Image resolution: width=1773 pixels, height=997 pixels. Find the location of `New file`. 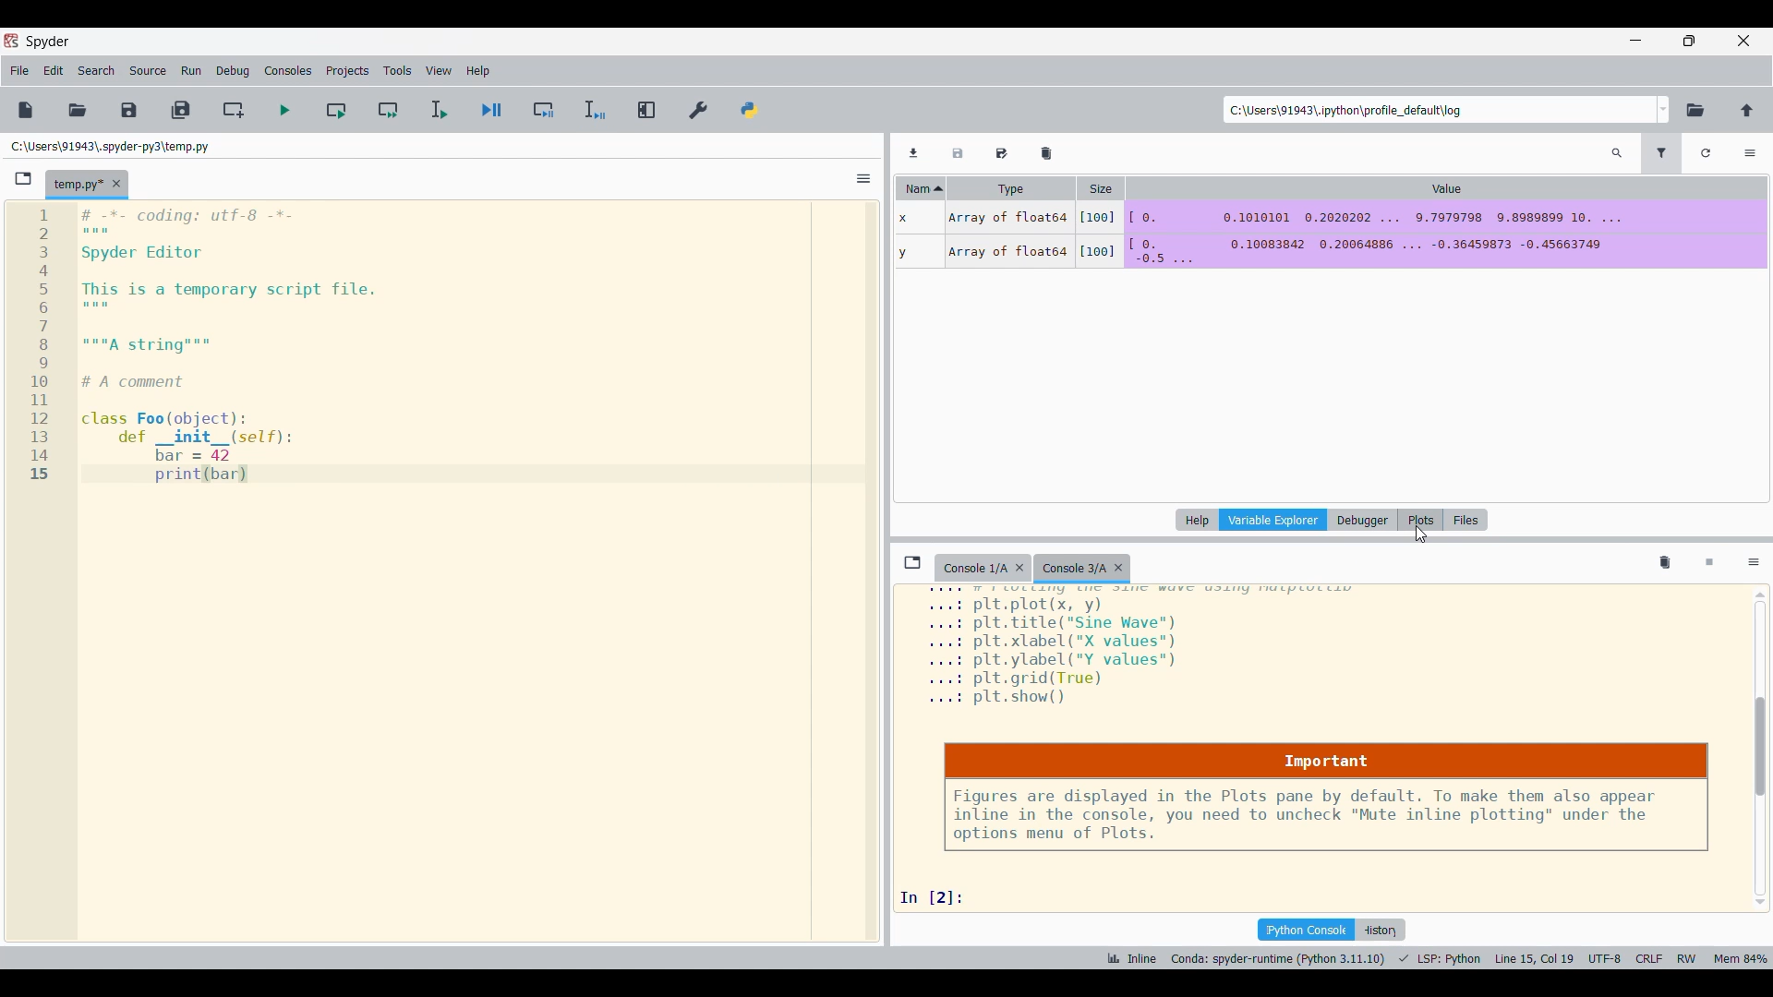

New file is located at coordinates (26, 110).